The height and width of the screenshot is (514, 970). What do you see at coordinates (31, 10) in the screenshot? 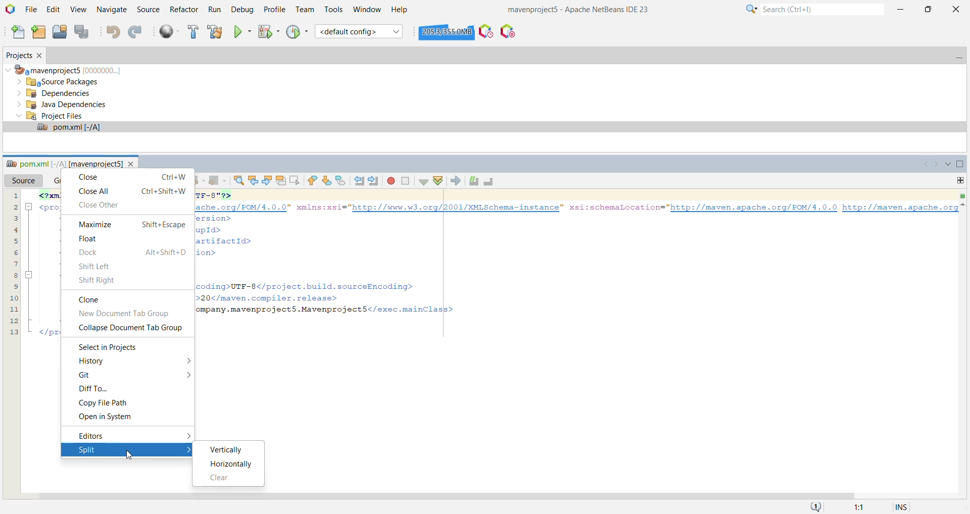
I see `File` at bounding box center [31, 10].